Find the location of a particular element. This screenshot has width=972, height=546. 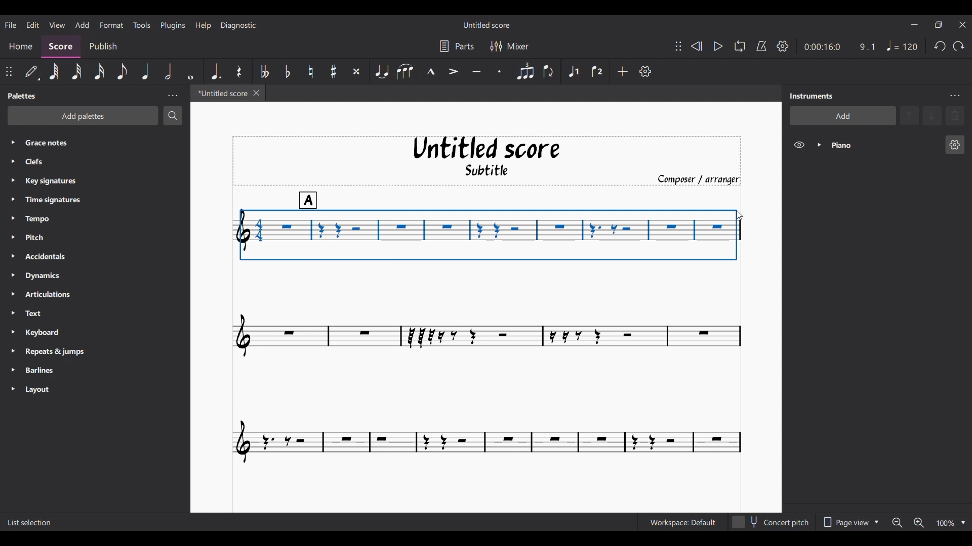

16th note is located at coordinates (99, 71).